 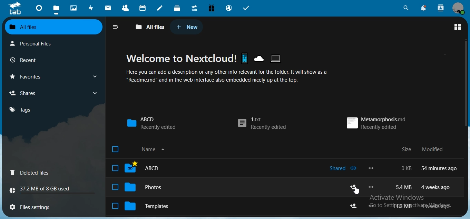 What do you see at coordinates (374, 206) in the screenshot?
I see `more options` at bounding box center [374, 206].